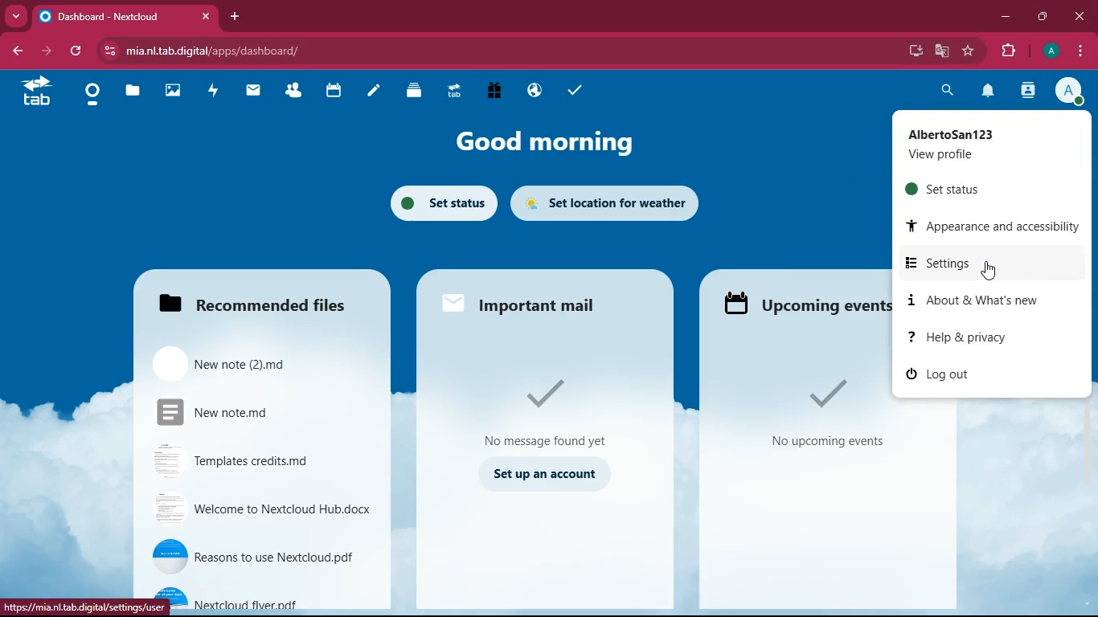 The width and height of the screenshot is (1098, 617). Describe the element at coordinates (988, 337) in the screenshot. I see `help & privacy` at that location.